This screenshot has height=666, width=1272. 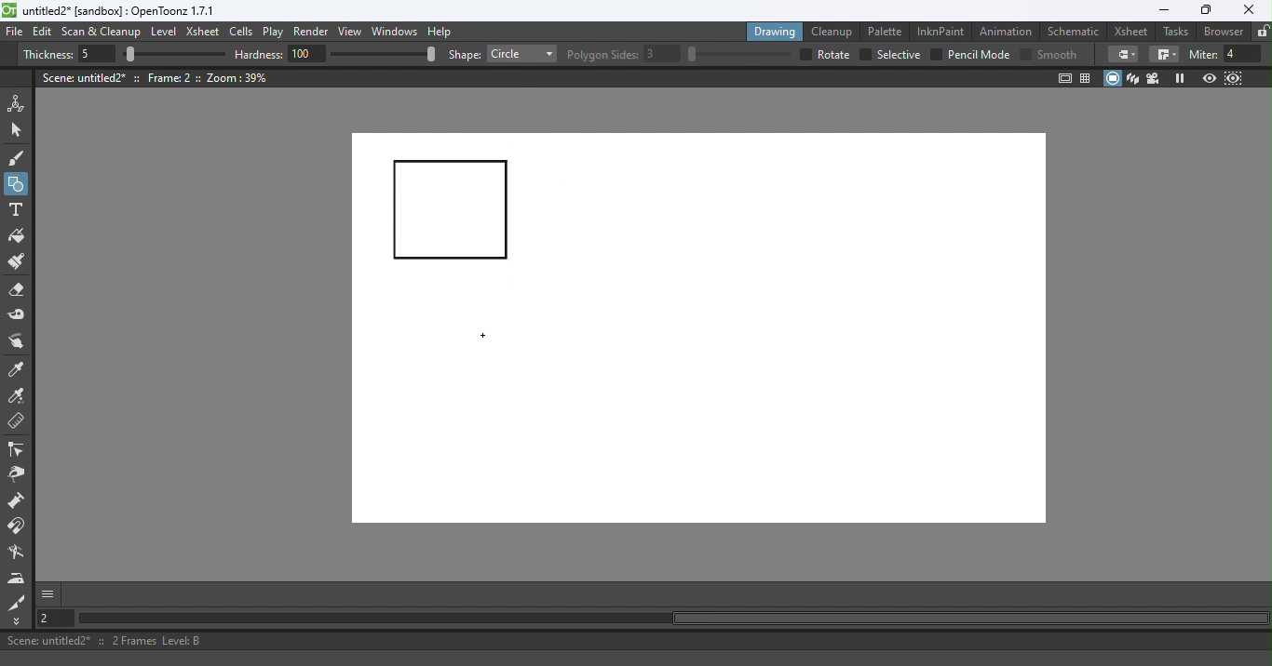 I want to click on Edit, so click(x=45, y=32).